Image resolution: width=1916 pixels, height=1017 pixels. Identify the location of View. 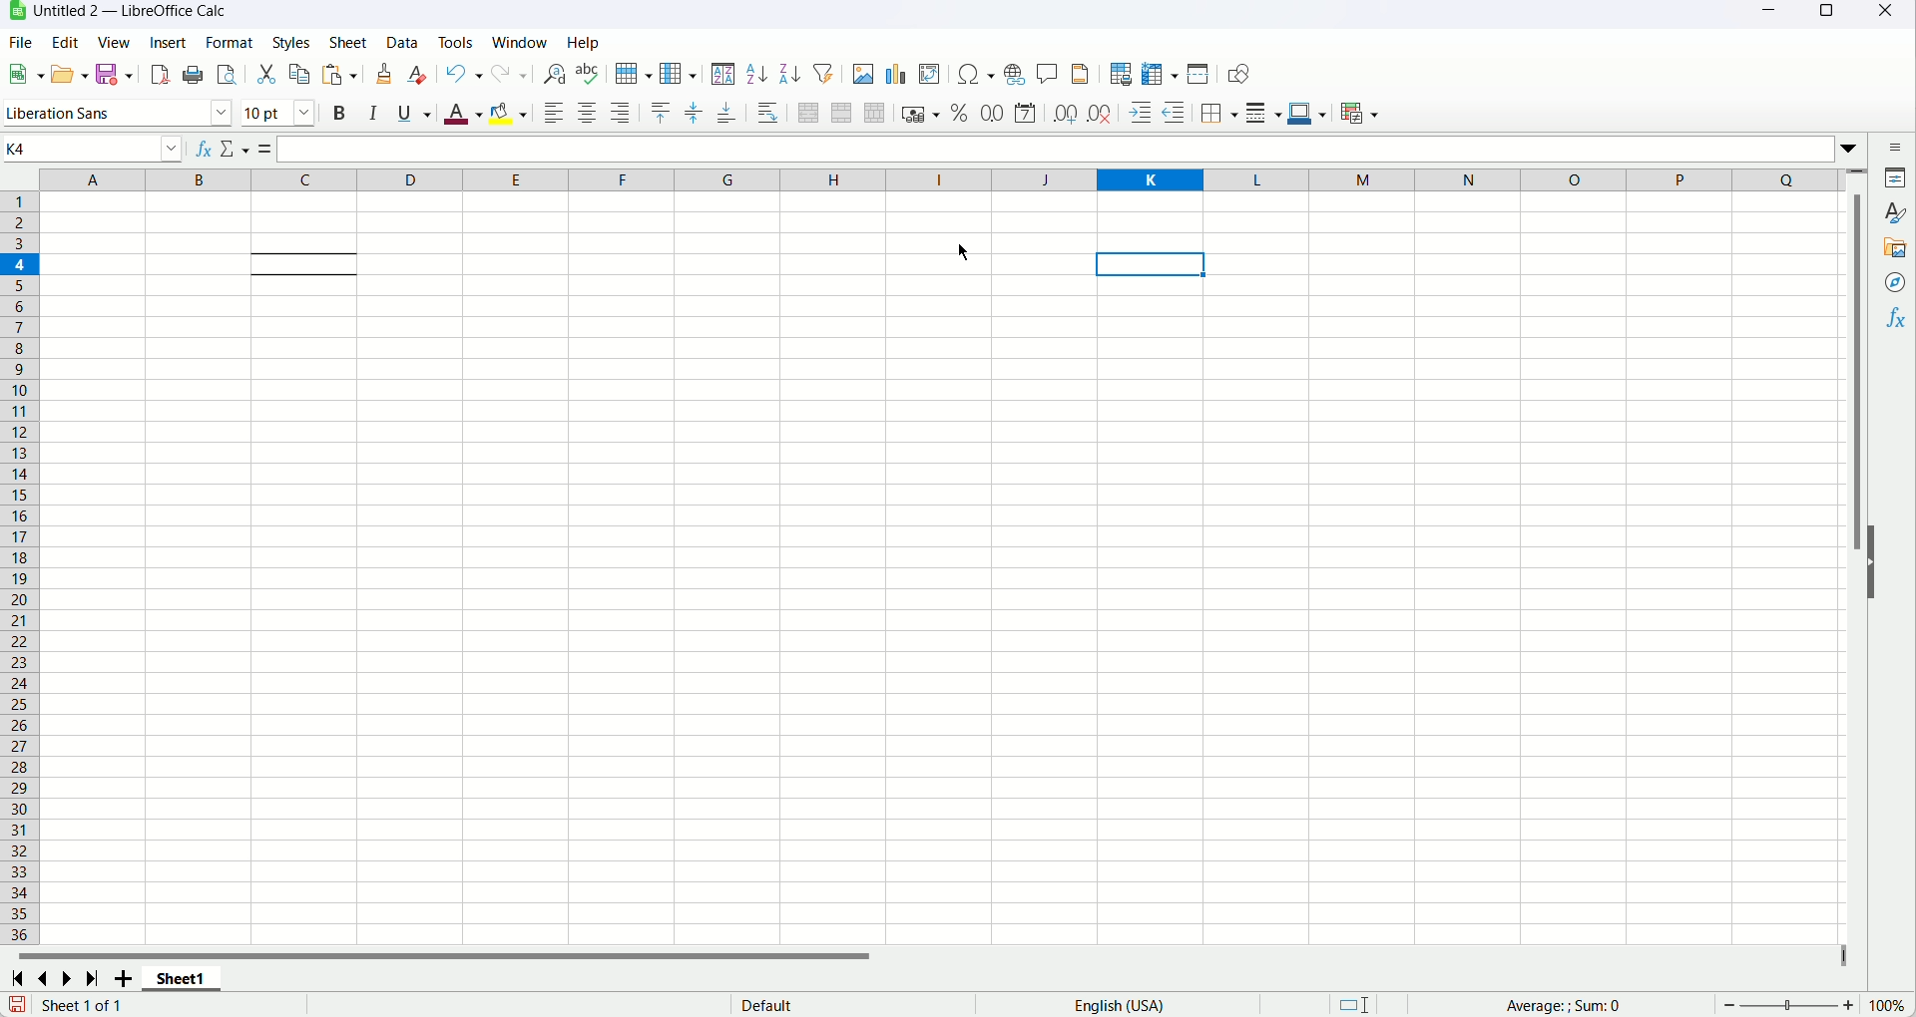
(114, 44).